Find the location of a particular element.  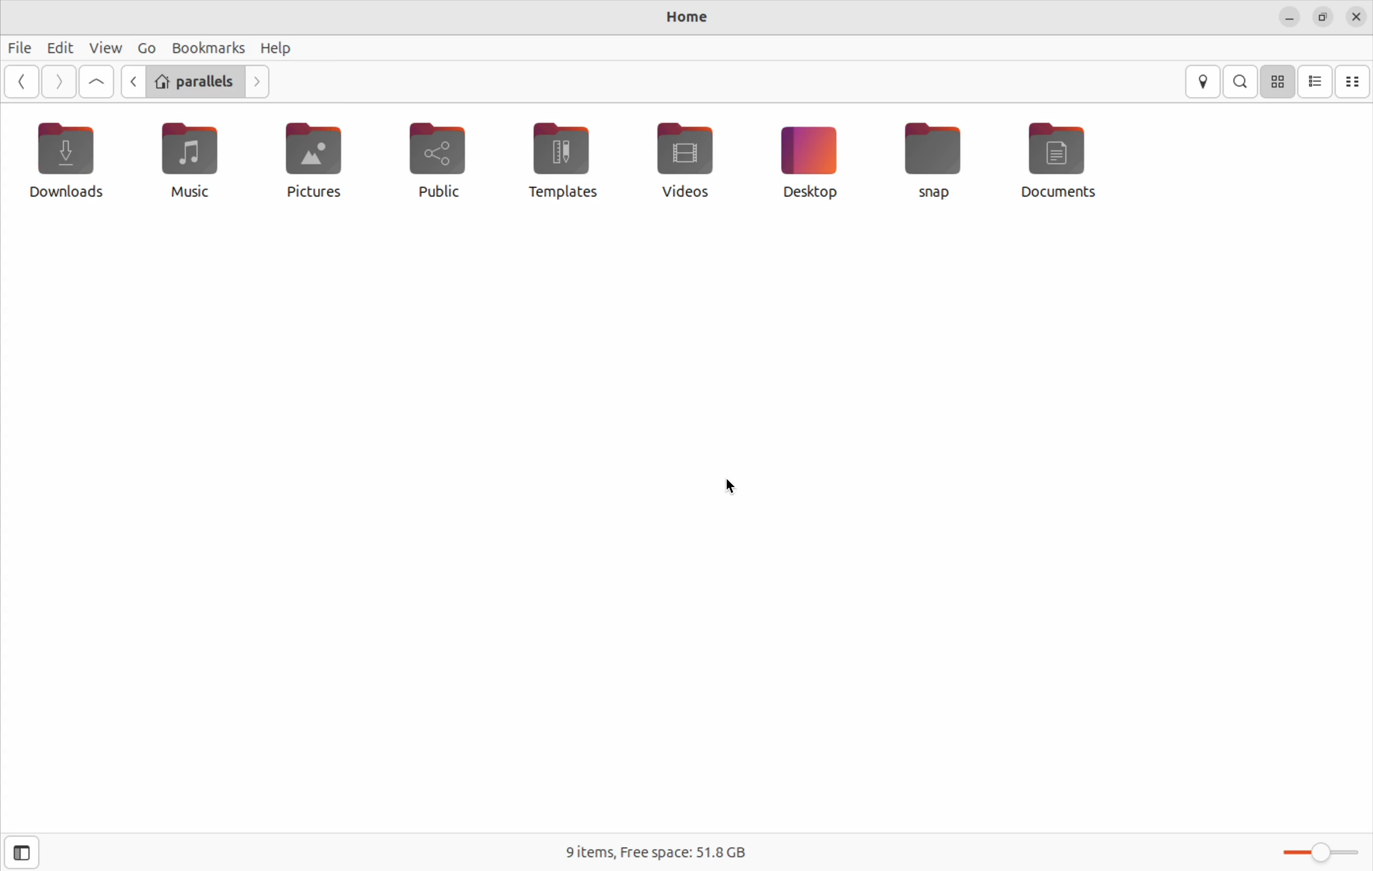

help is located at coordinates (278, 48).